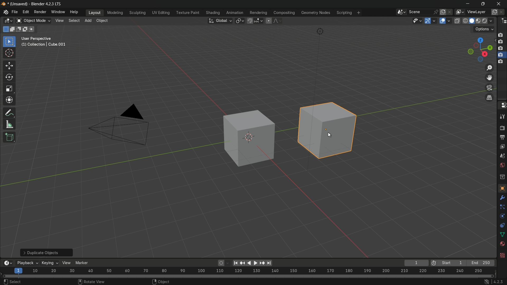 This screenshot has height=285, width=507. I want to click on Cancel, so click(35, 281).